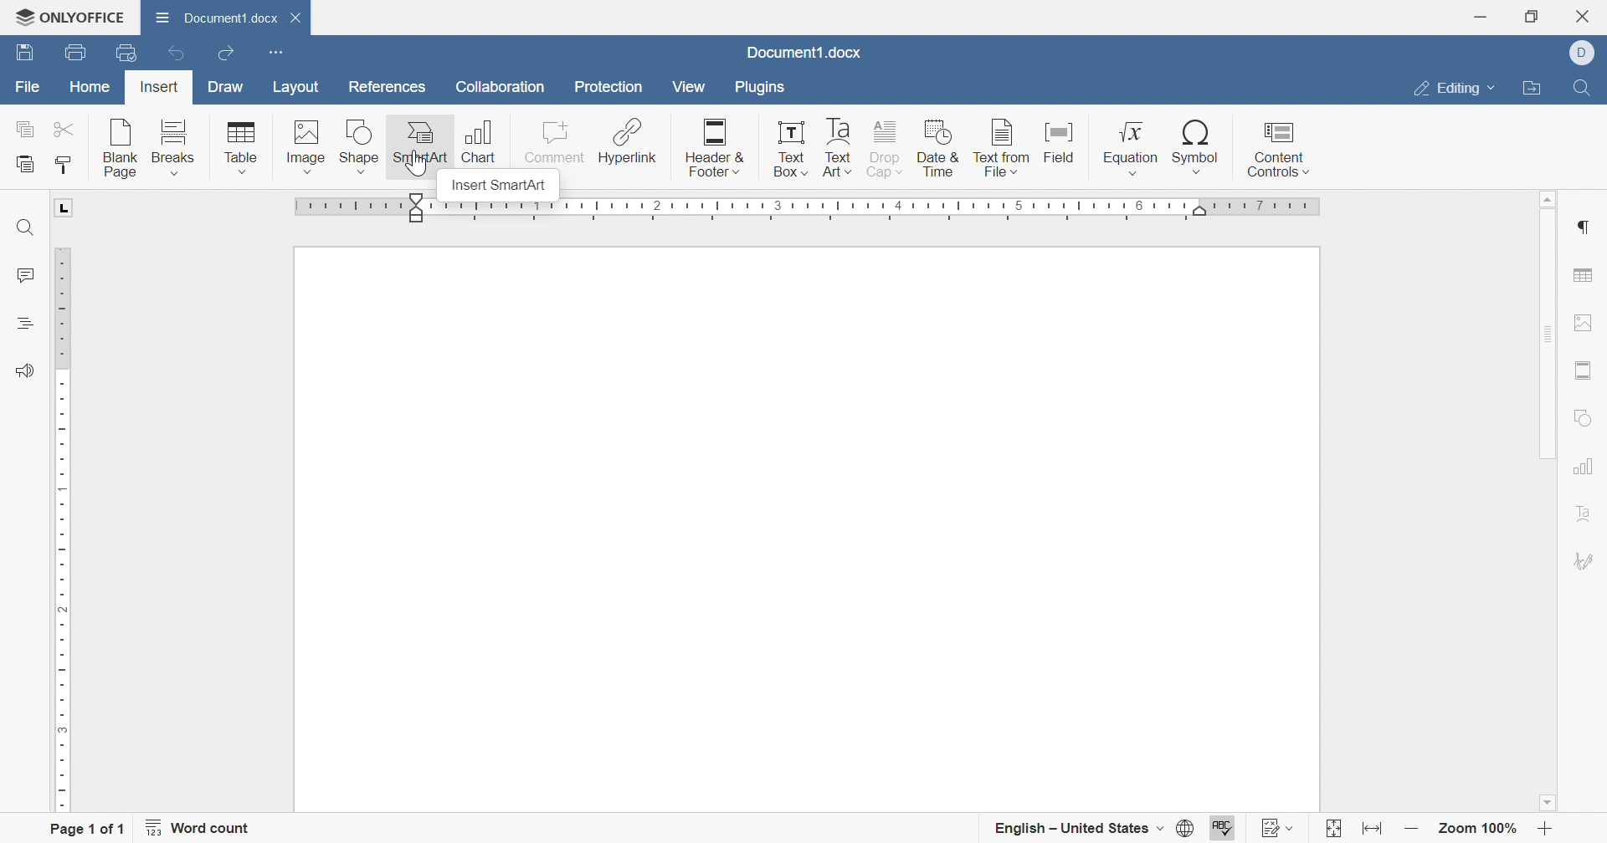 Image resolution: width=1607 pixels, height=843 pixels. What do you see at coordinates (1413, 829) in the screenshot?
I see `Zoom out` at bounding box center [1413, 829].